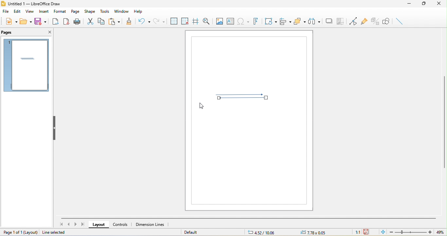 This screenshot has width=447, height=236. I want to click on zoom and pan, so click(206, 21).